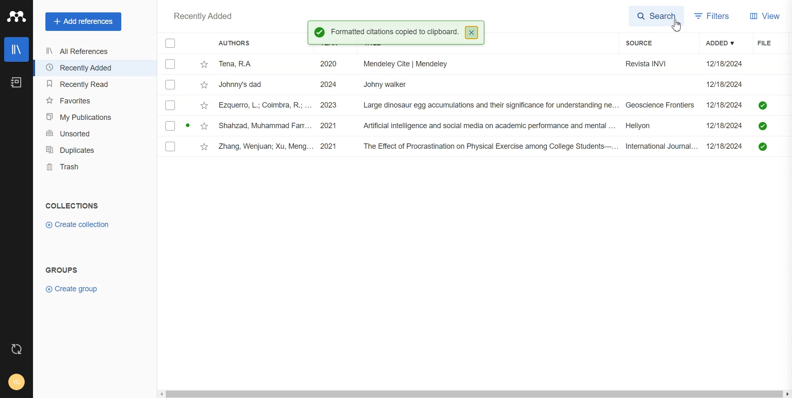  What do you see at coordinates (95, 133) in the screenshot?
I see `Unsorted` at bounding box center [95, 133].